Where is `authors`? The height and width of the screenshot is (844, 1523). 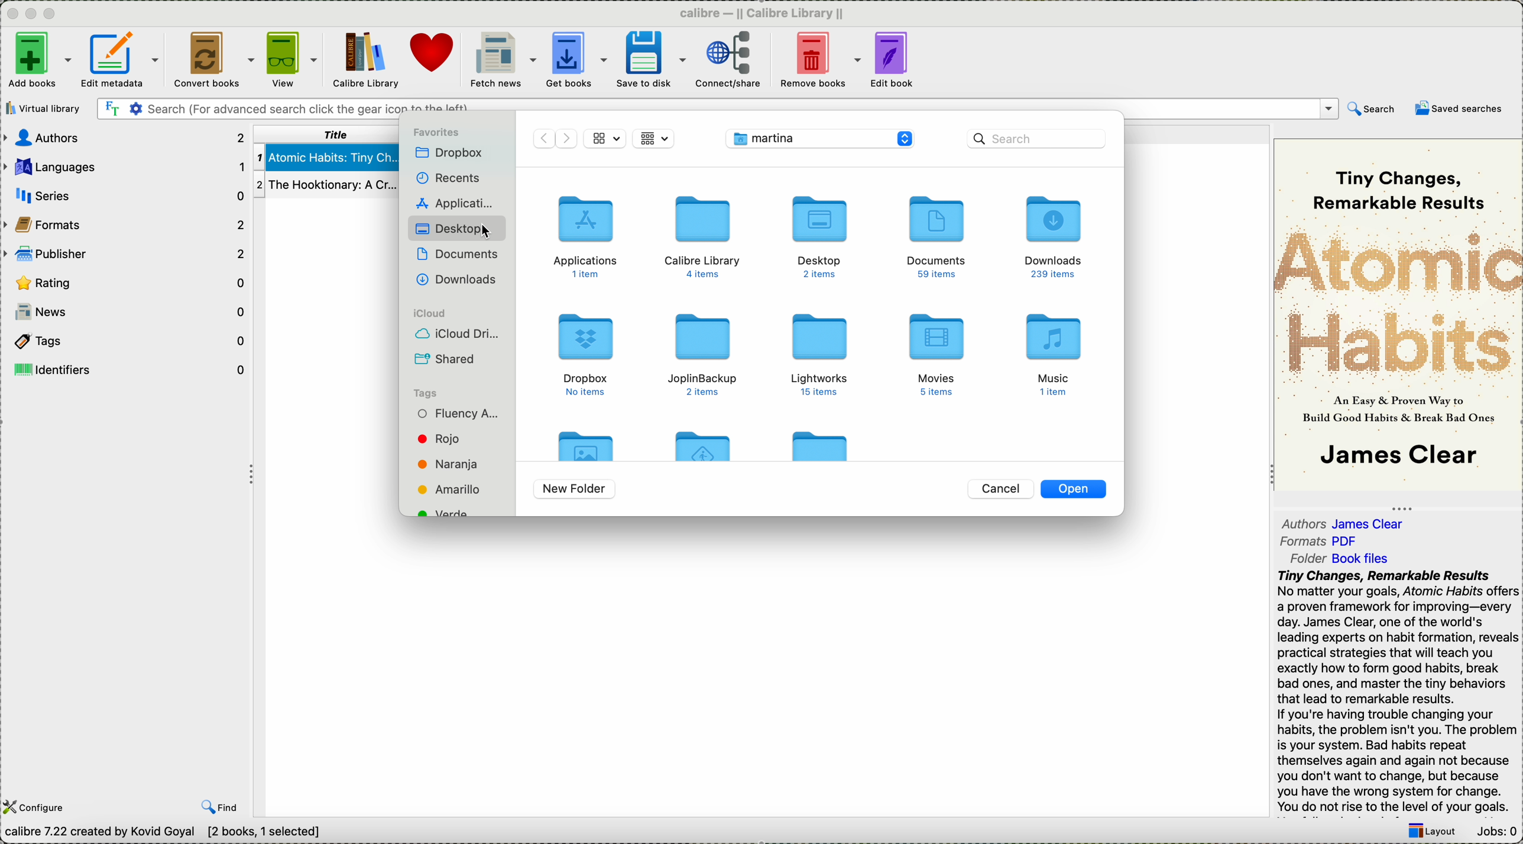
authors is located at coordinates (1347, 524).